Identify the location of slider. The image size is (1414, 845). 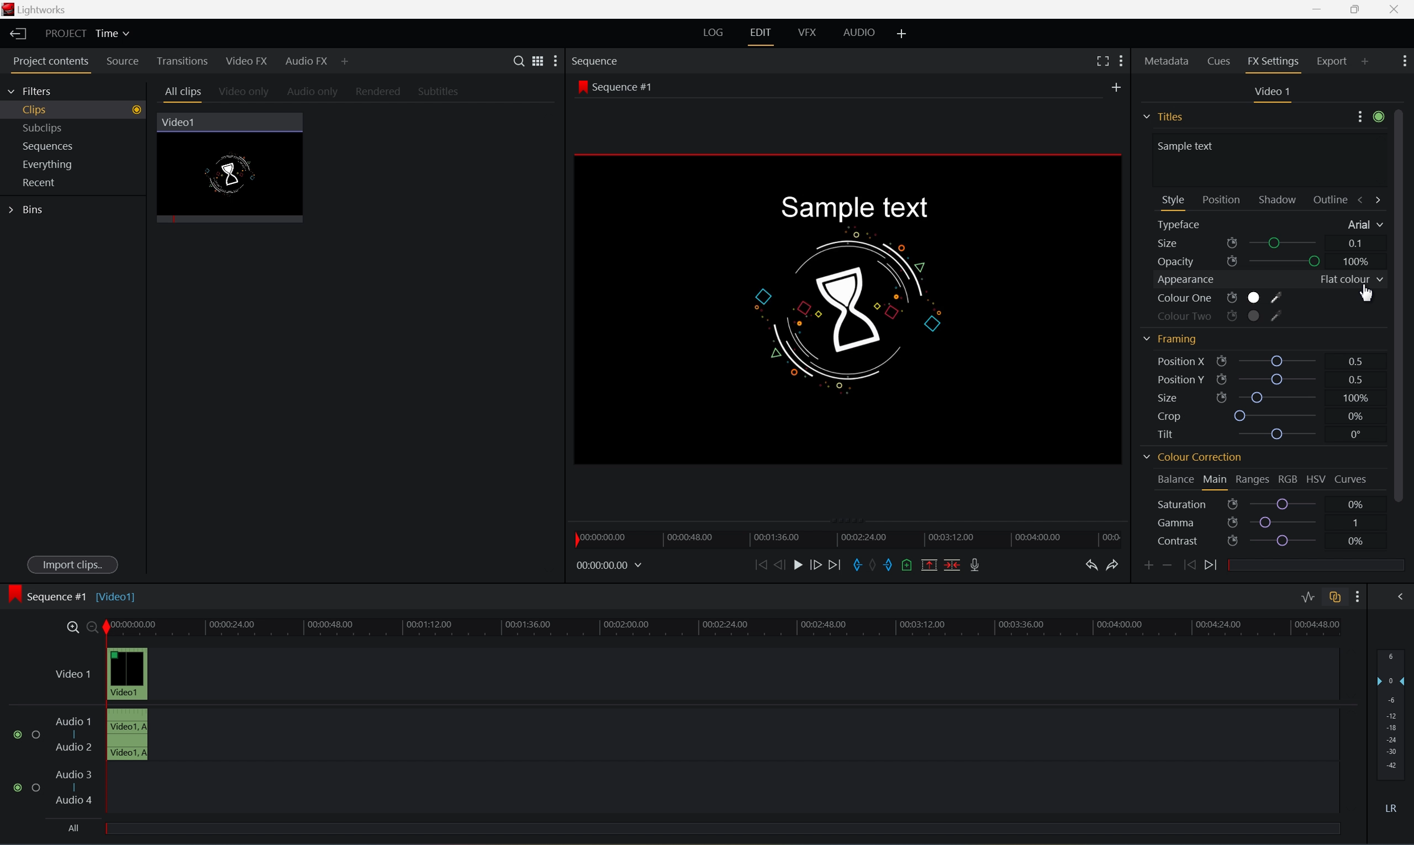
(1289, 244).